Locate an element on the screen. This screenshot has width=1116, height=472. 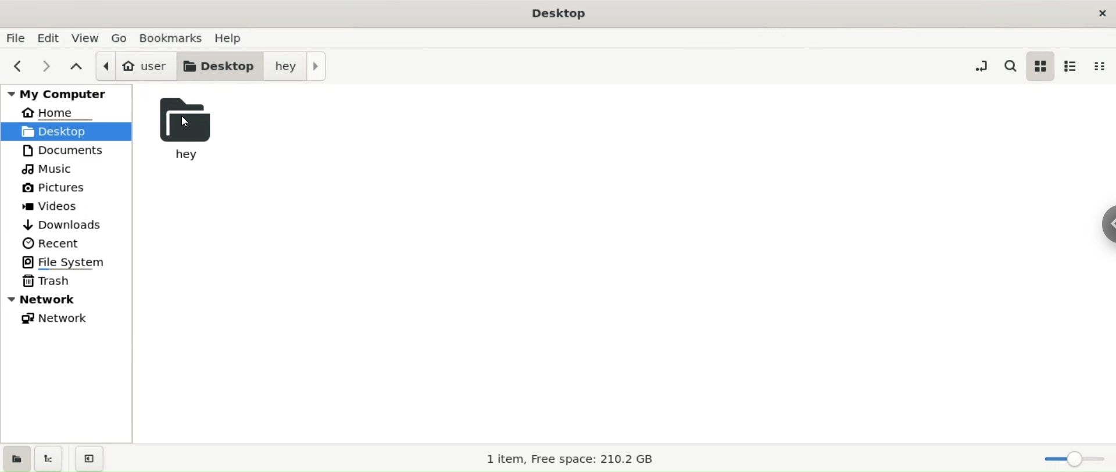
next is located at coordinates (49, 66).